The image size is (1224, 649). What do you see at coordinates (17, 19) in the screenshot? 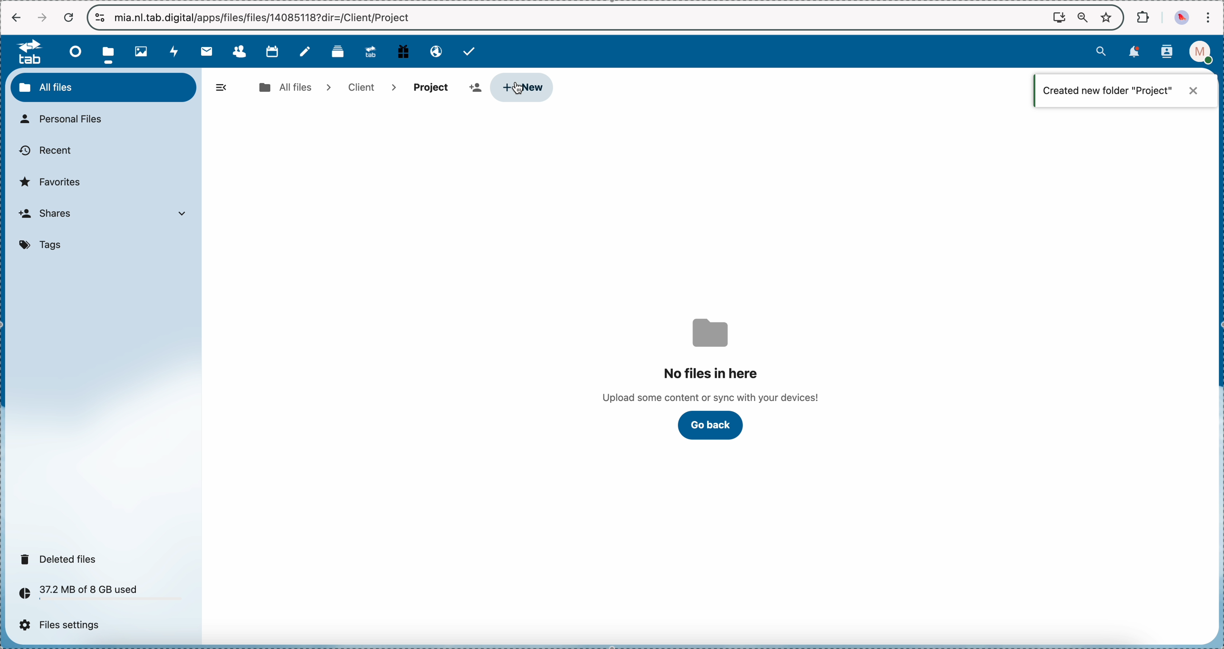
I see `navigate back` at bounding box center [17, 19].